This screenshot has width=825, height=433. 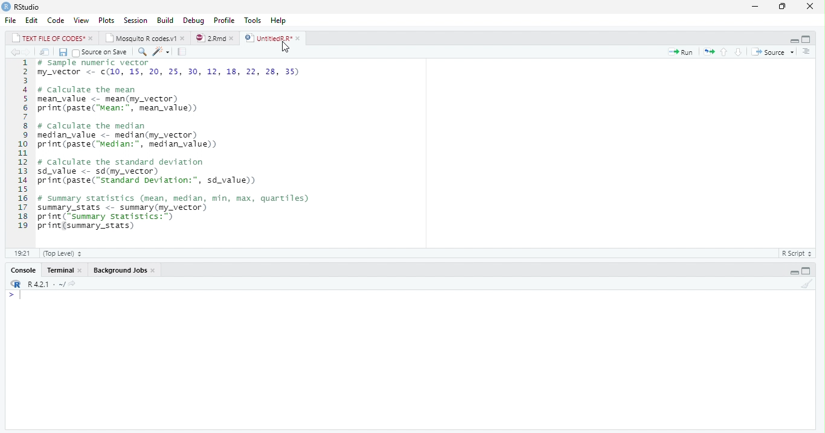 I want to click on # Sample numeric vector my_vector <- c(10, 15, 20, 25, 30, 12, 18, 22, 28, 35)# Calculate the meannean_value <- mean (my_vector)print (paste("Mean:", mean_value))# Calculate the mediannedian_value <- median(ny_vector)print (paste("Median:”, median_value))# Calculate the standard deviationsd_value <- sd(my_vector)print (paste("standard Deviation:", sd_value))# summary statistics (mean, median, min, max, quartiles)summary_stats <- summary (my_vector)print (“Summary statistics: )print (sunmary_stats), so click(x=175, y=147).